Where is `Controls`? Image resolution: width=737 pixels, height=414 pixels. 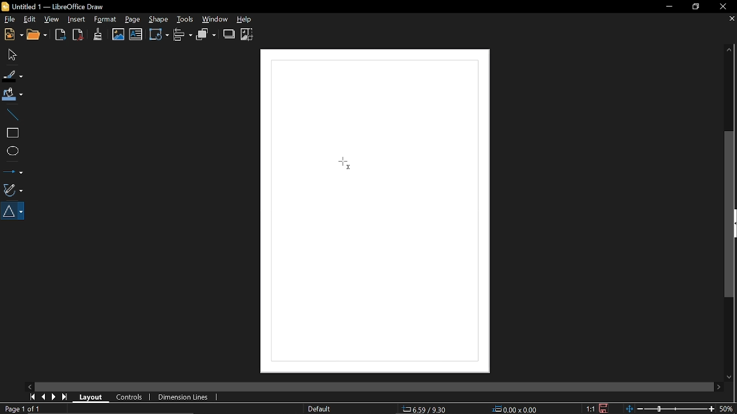 Controls is located at coordinates (130, 398).